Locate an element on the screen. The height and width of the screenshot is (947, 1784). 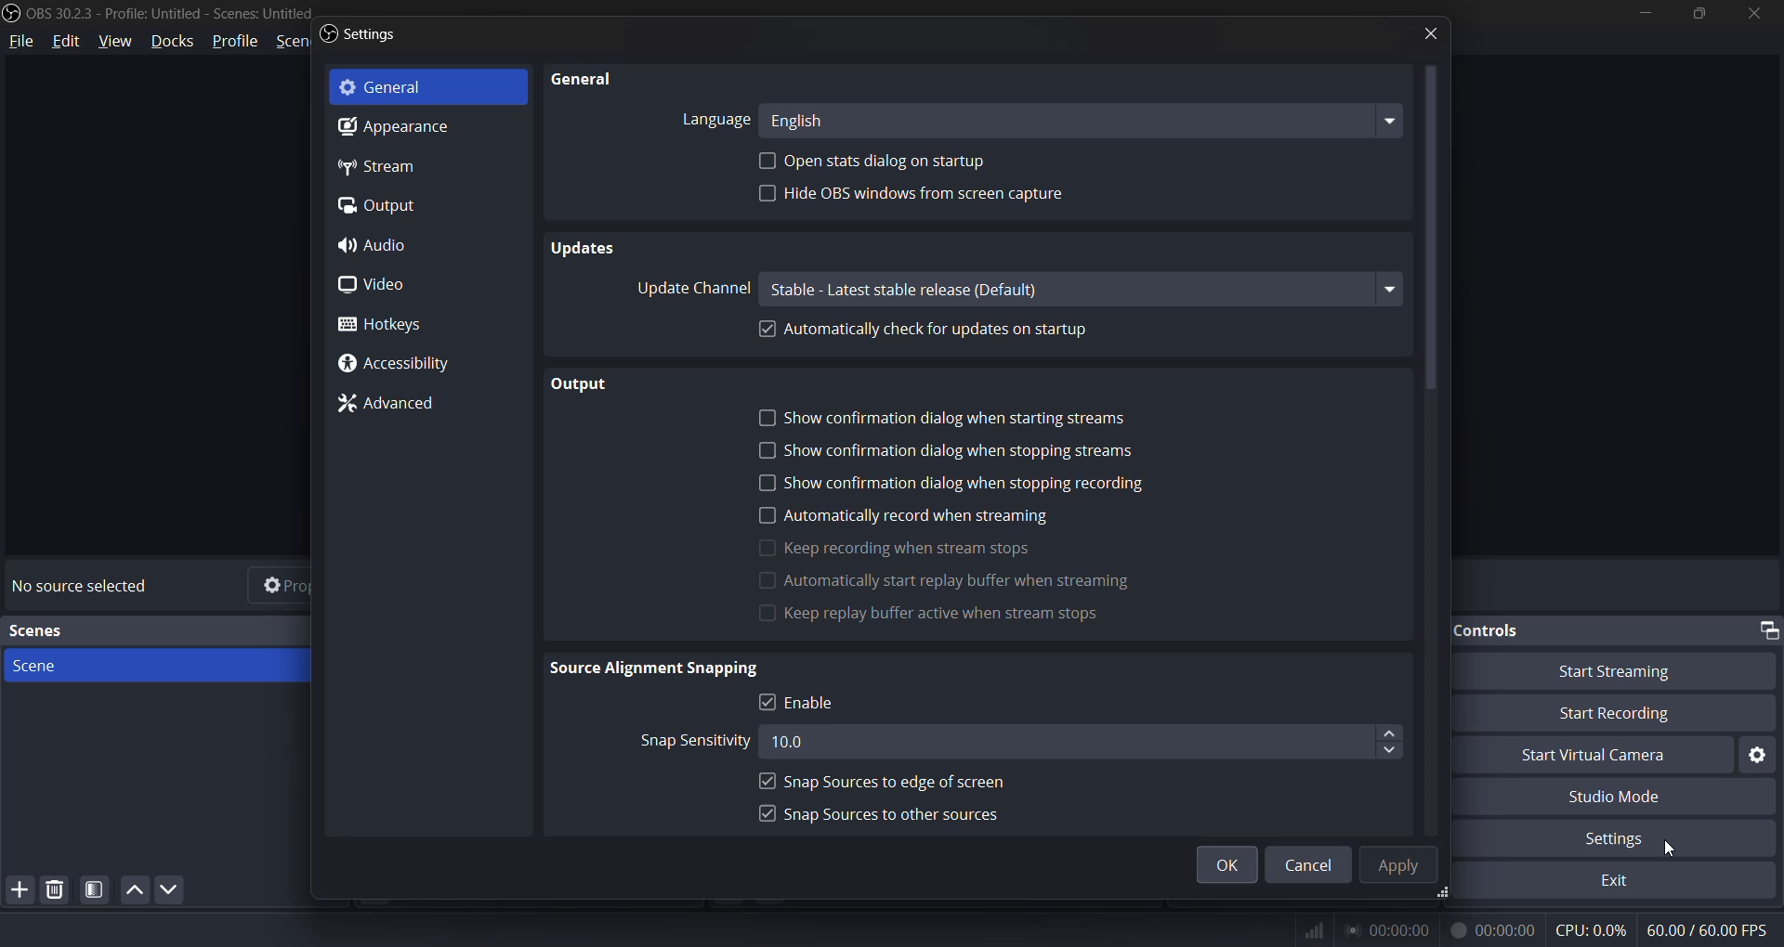
enable is located at coordinates (815, 704).